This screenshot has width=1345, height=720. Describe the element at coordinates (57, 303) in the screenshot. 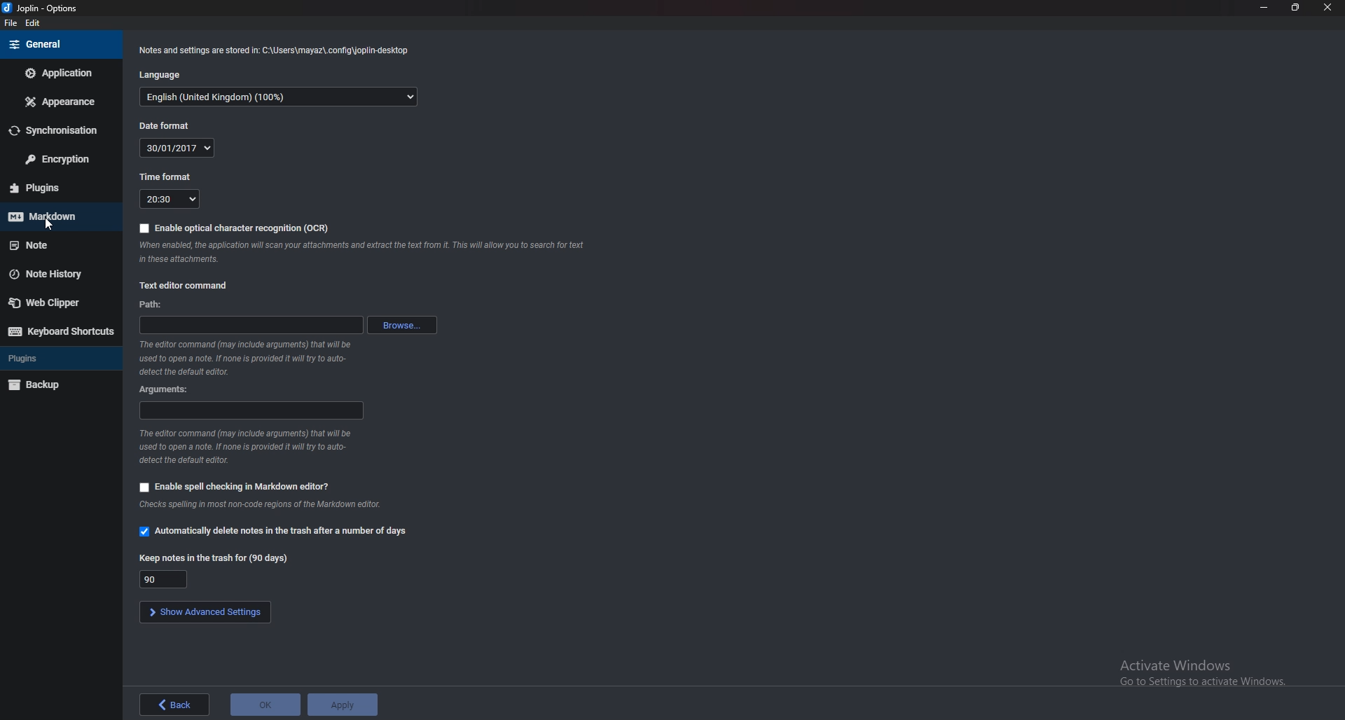

I see `Webclipper` at that location.